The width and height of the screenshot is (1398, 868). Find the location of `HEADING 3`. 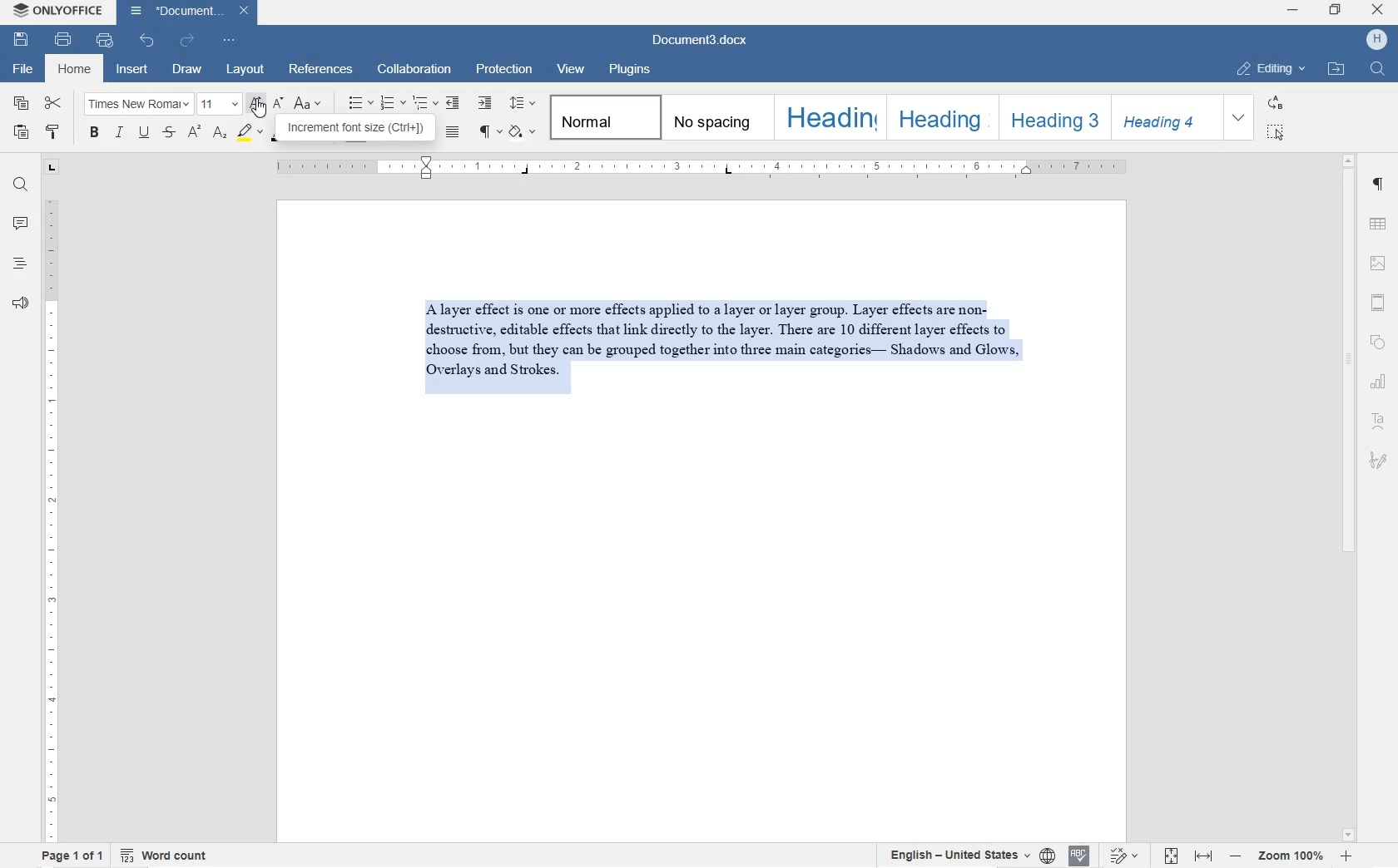

HEADING 3 is located at coordinates (1050, 116).